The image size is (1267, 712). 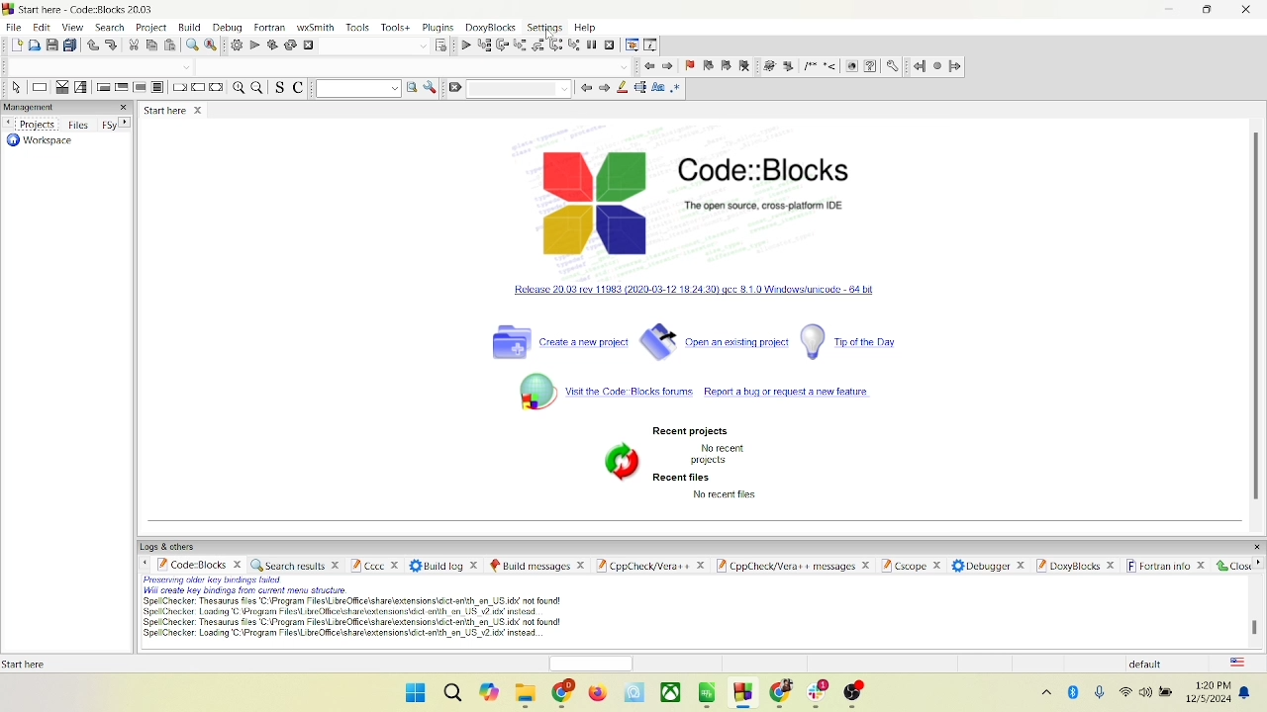 I want to click on open, so click(x=35, y=44).